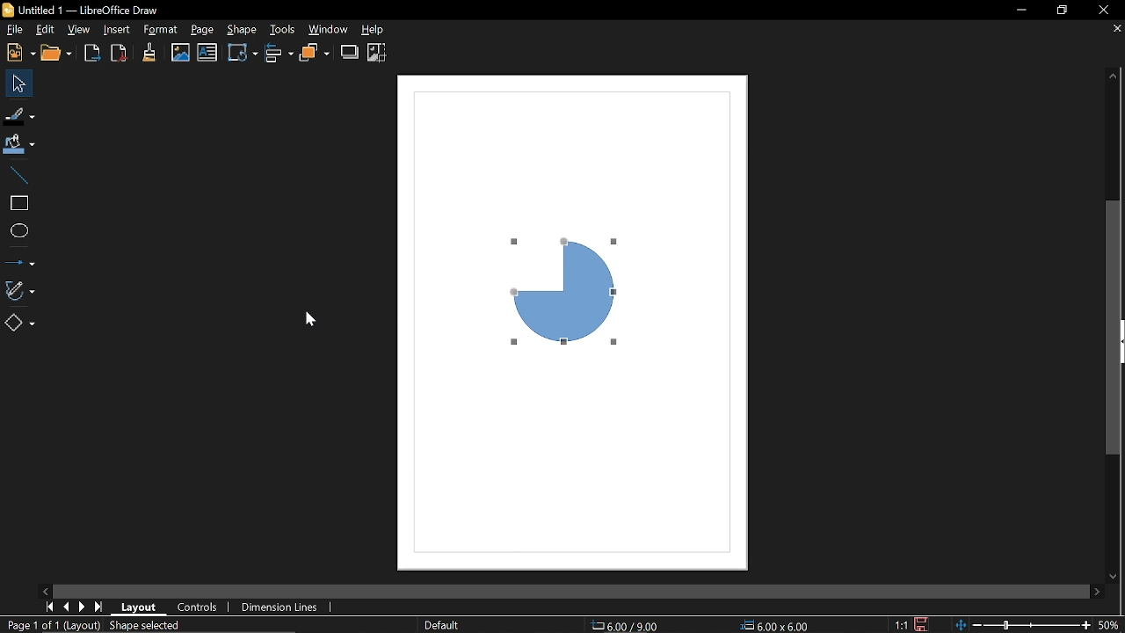  What do you see at coordinates (200, 30) in the screenshot?
I see `Page` at bounding box center [200, 30].